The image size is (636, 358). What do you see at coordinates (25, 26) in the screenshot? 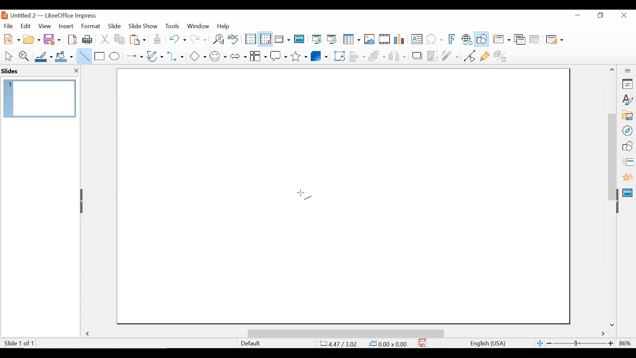
I see `Edit` at bounding box center [25, 26].